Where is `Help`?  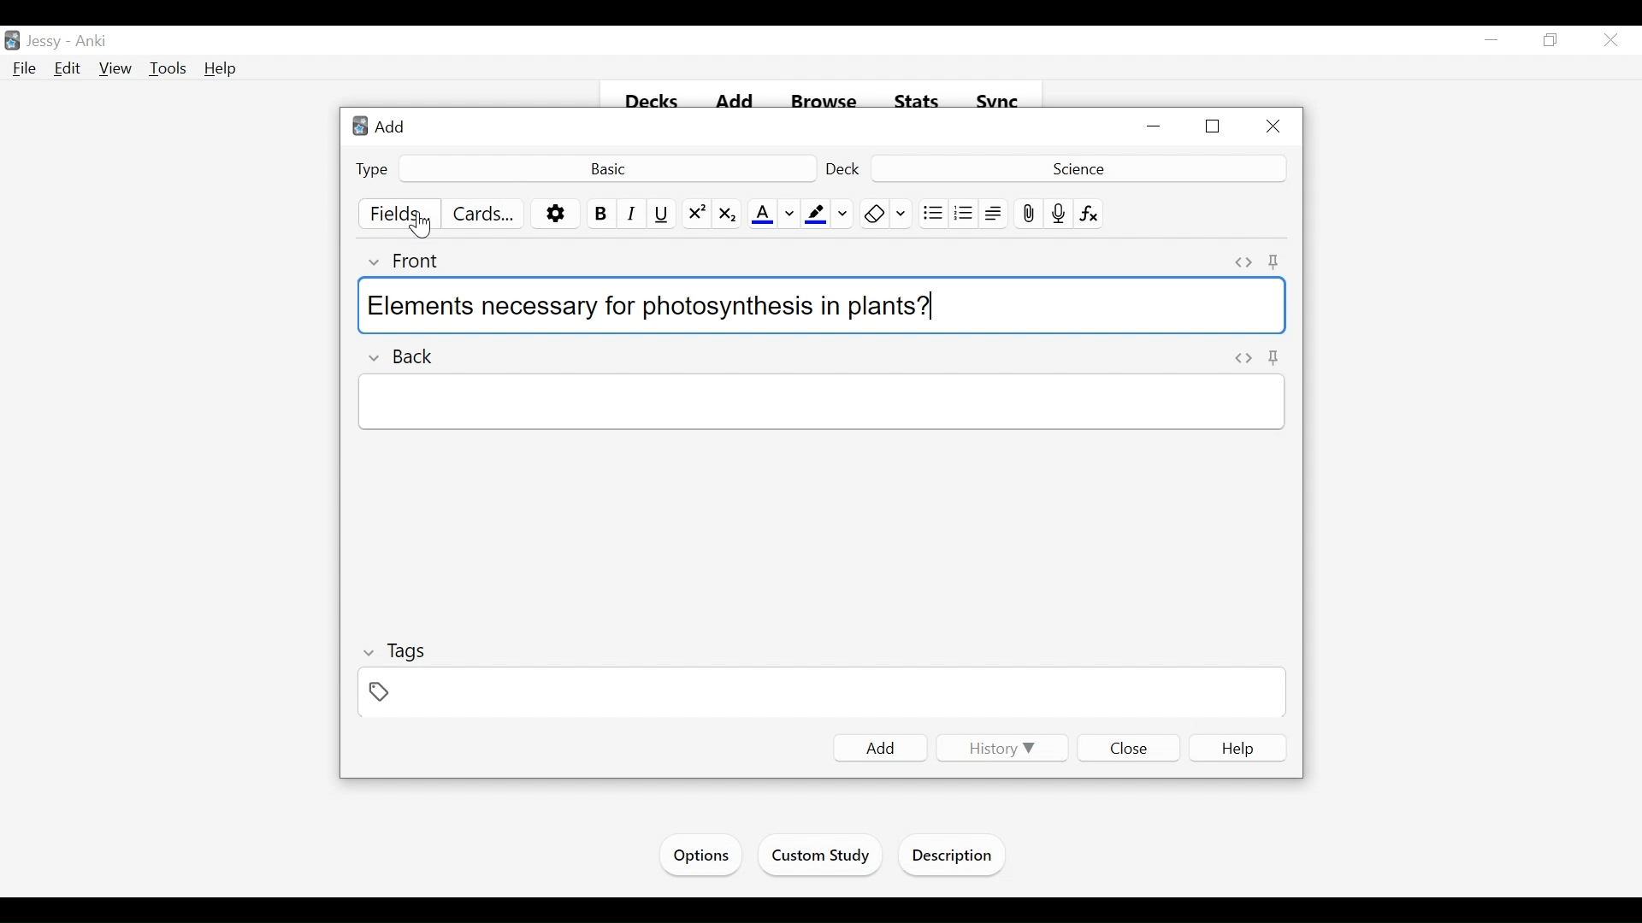
Help is located at coordinates (221, 68).